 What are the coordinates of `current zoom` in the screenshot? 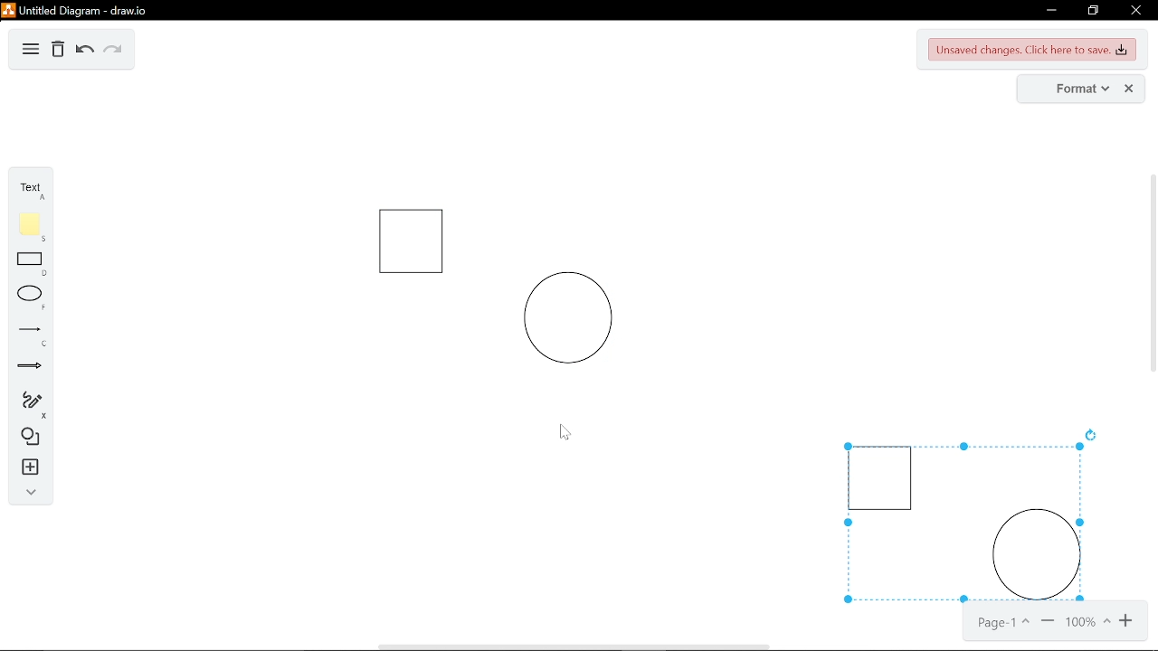 It's located at (1087, 623).